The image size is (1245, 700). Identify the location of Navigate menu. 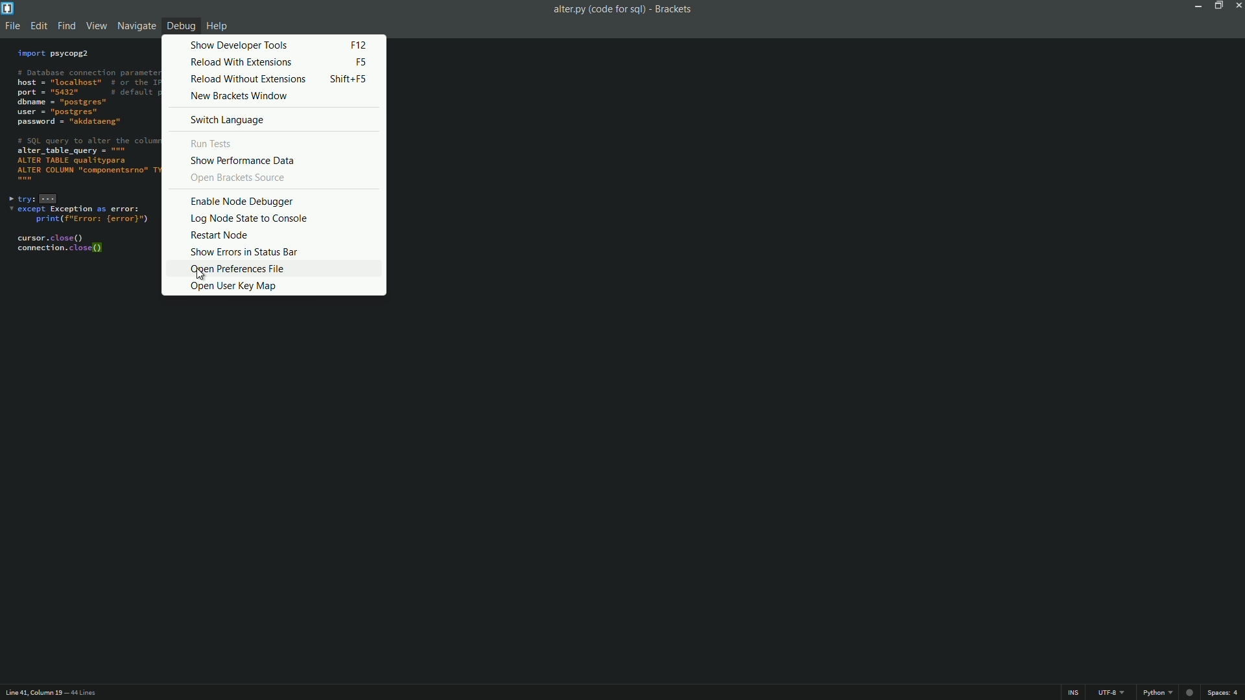
(137, 26).